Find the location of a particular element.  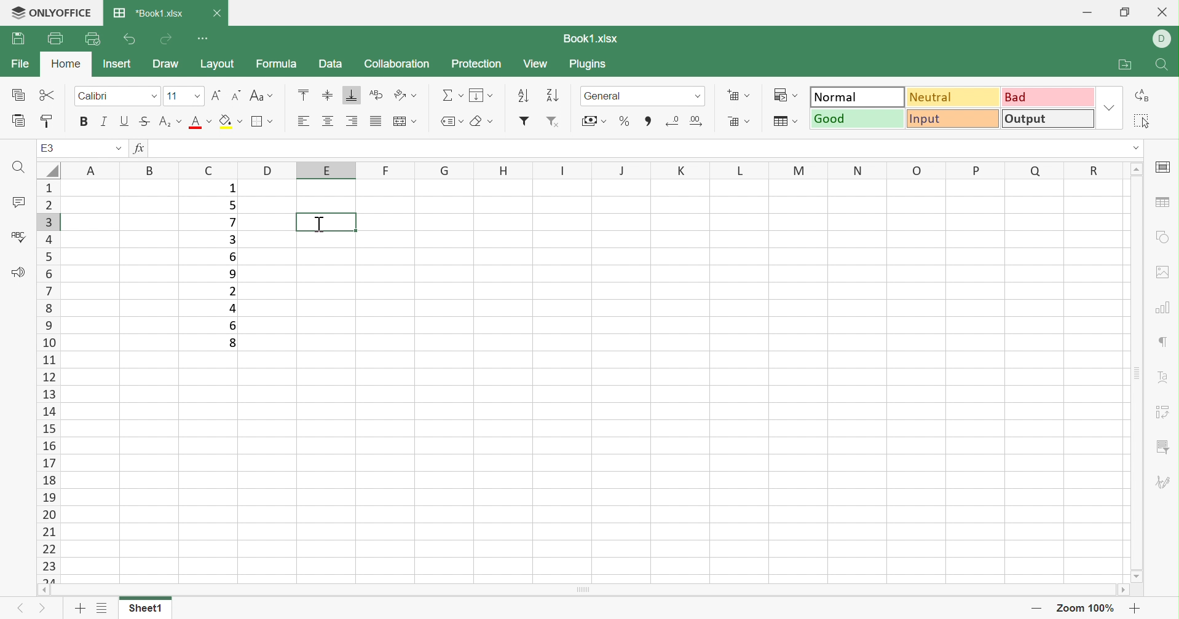

Remove filter is located at coordinates (554, 122).